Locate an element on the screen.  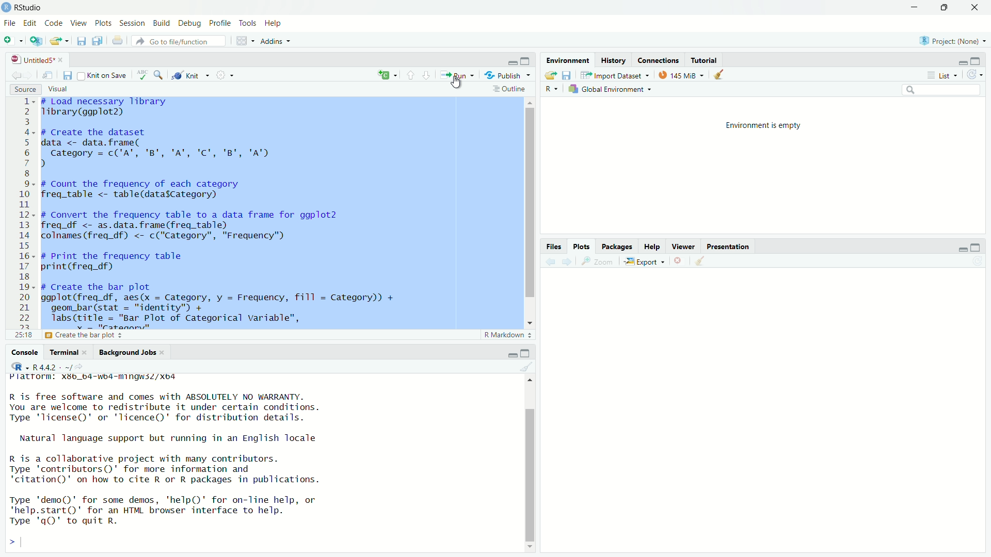
minimize is located at coordinates (962, 250).